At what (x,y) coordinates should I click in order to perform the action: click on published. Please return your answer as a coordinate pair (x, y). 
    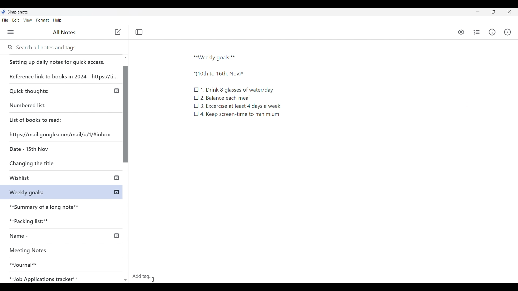
    Looking at the image, I should click on (117, 177).